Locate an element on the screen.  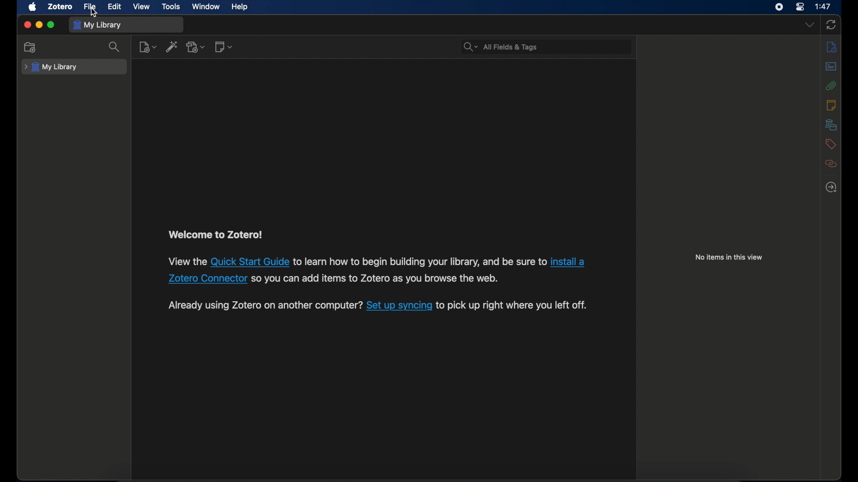
view is located at coordinates (142, 7).